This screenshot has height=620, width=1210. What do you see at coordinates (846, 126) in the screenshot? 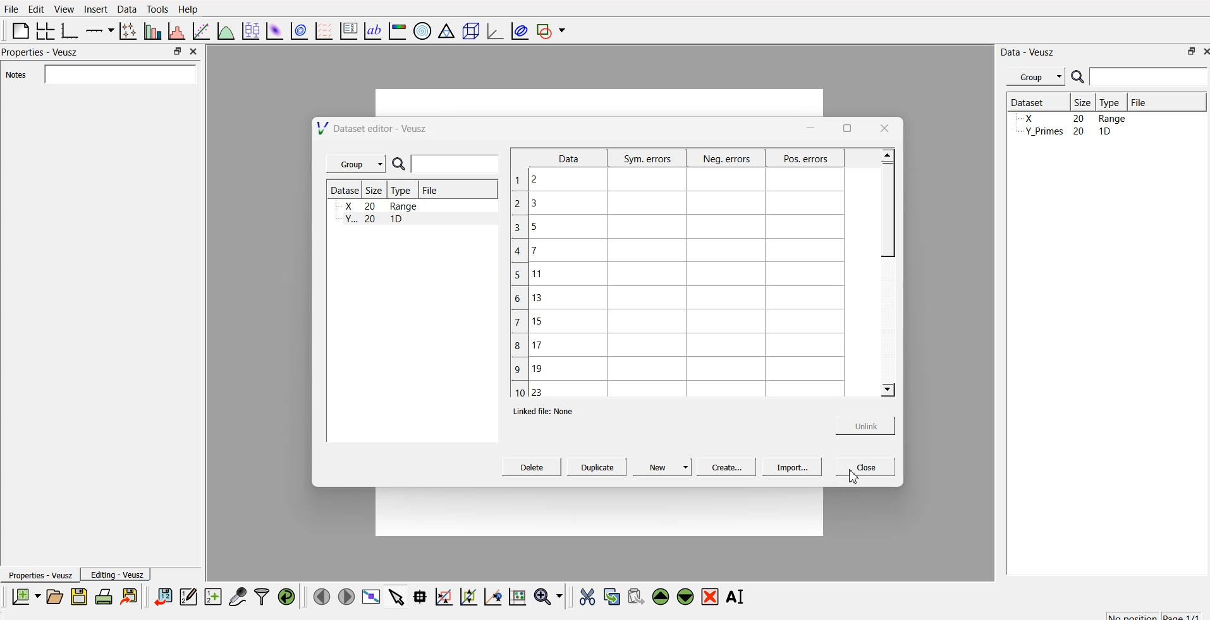
I see `maximize` at bounding box center [846, 126].